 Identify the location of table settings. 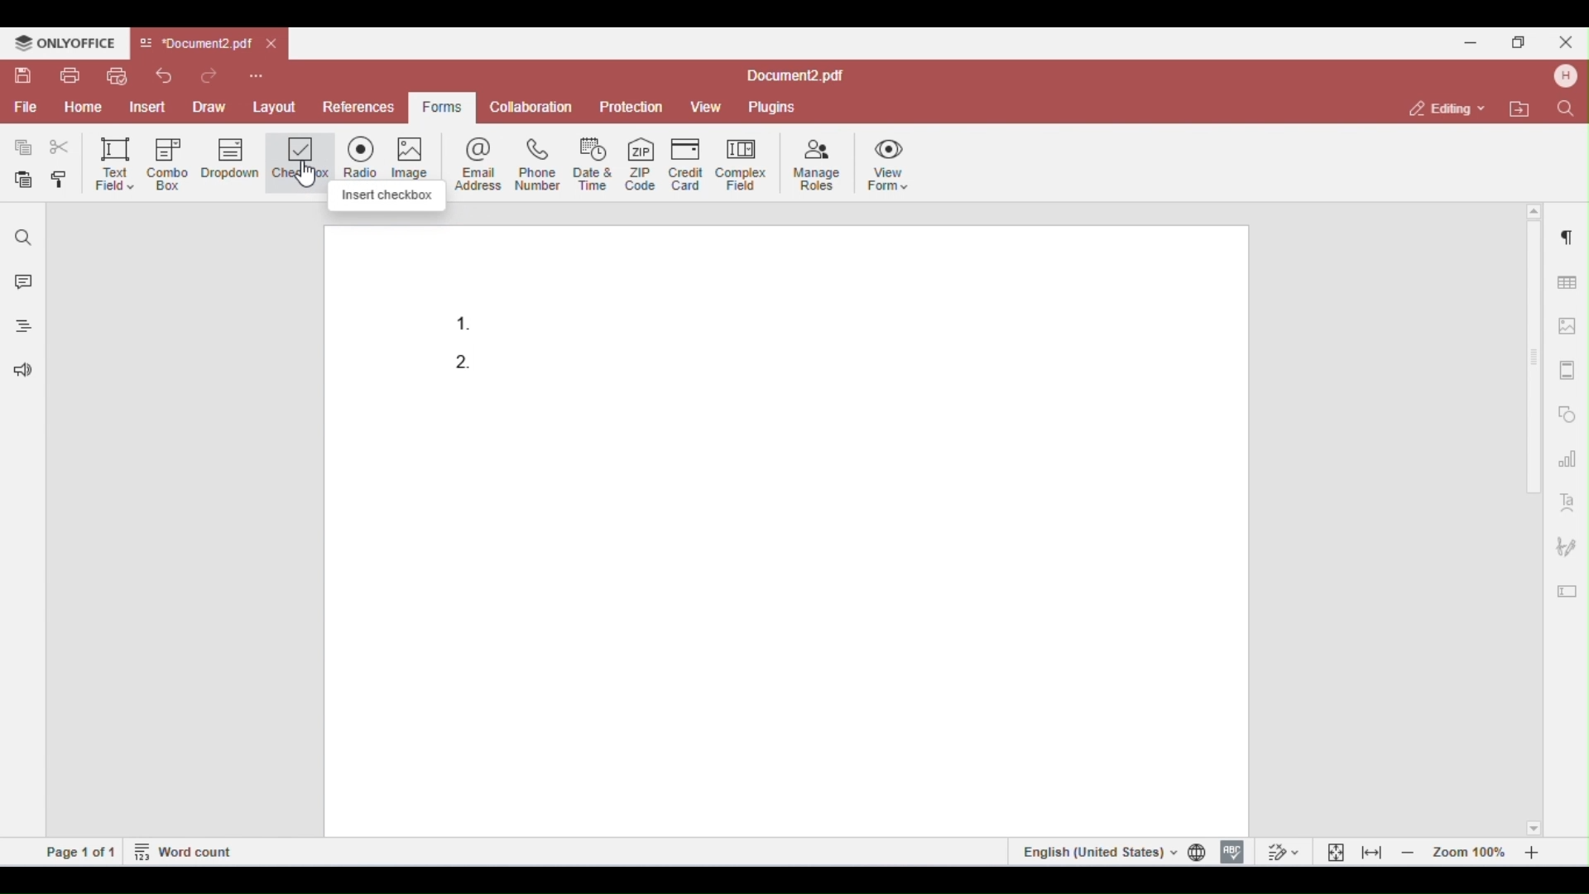
(1565, 280).